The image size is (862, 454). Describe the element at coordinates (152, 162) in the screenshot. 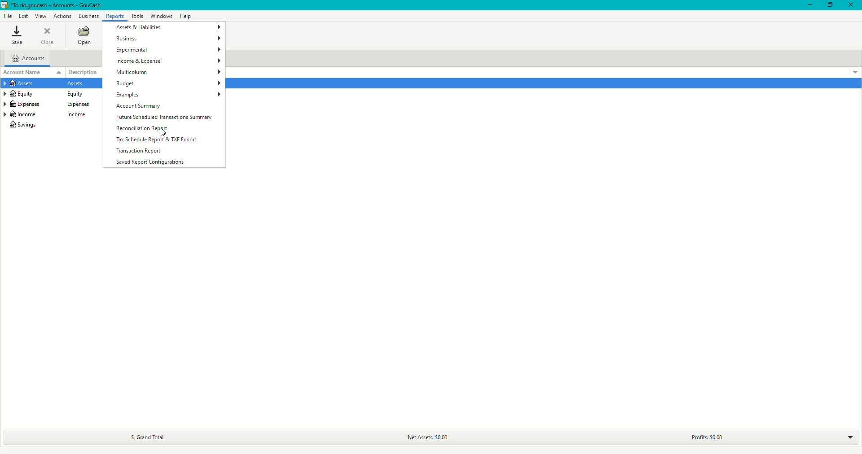

I see `Saved Report Configurations` at that location.